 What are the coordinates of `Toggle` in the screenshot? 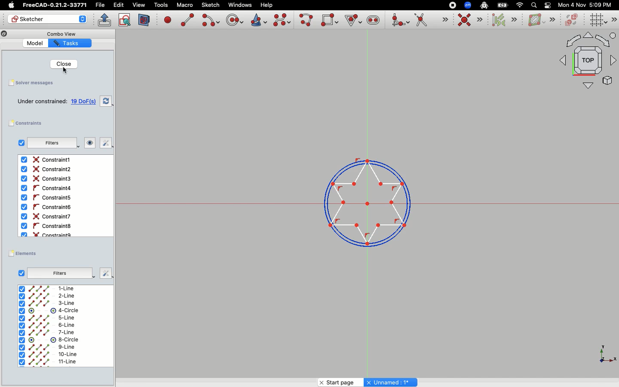 It's located at (548, 5).